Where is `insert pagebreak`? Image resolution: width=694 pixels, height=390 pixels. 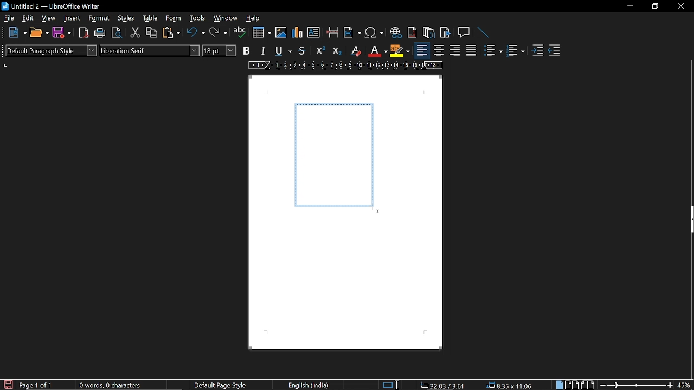 insert pagebreak is located at coordinates (333, 34).